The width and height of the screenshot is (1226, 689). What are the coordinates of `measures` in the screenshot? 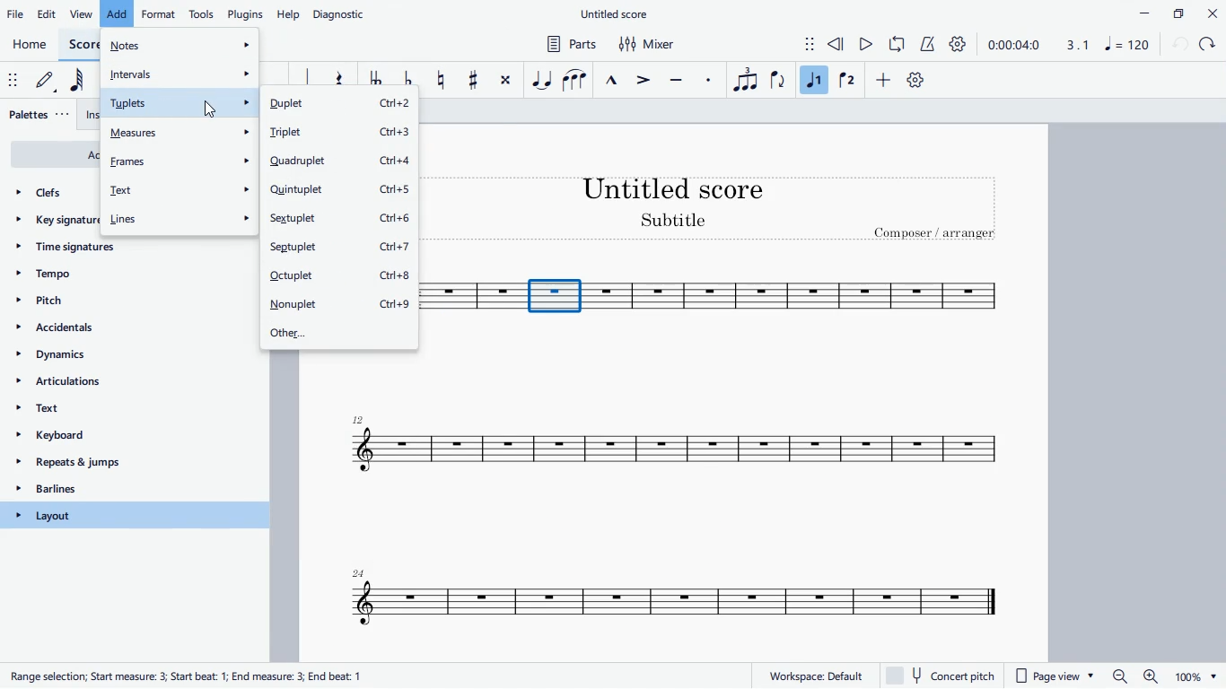 It's located at (180, 132).